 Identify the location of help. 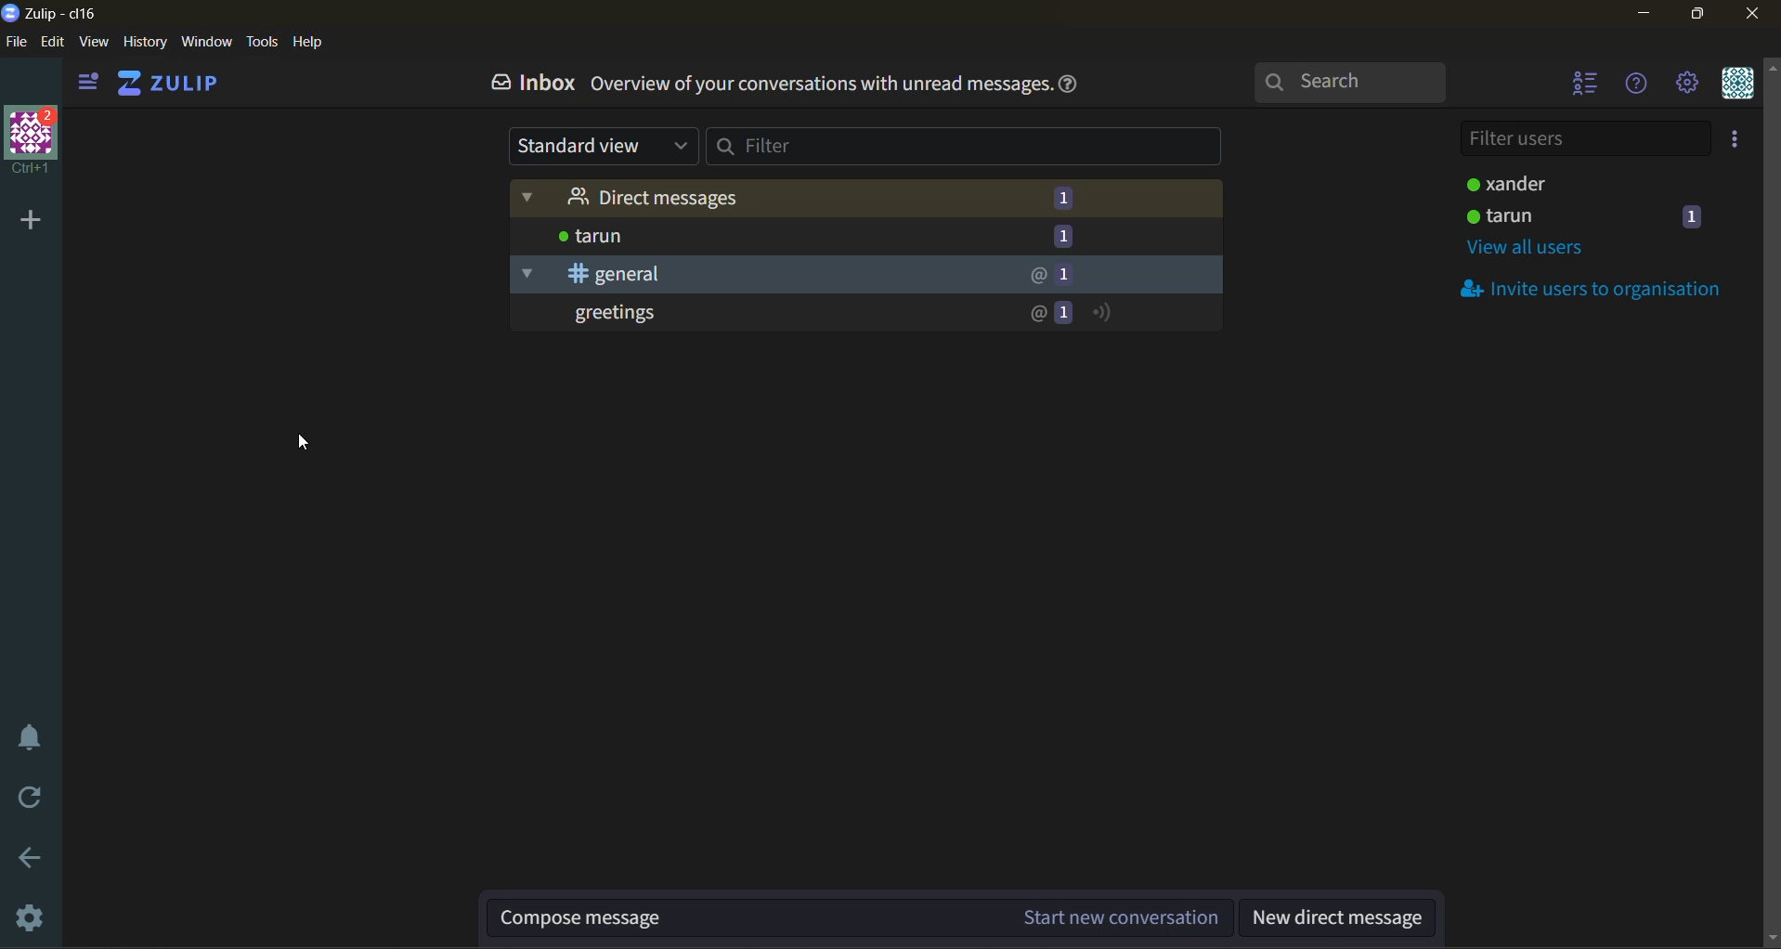
(304, 42).